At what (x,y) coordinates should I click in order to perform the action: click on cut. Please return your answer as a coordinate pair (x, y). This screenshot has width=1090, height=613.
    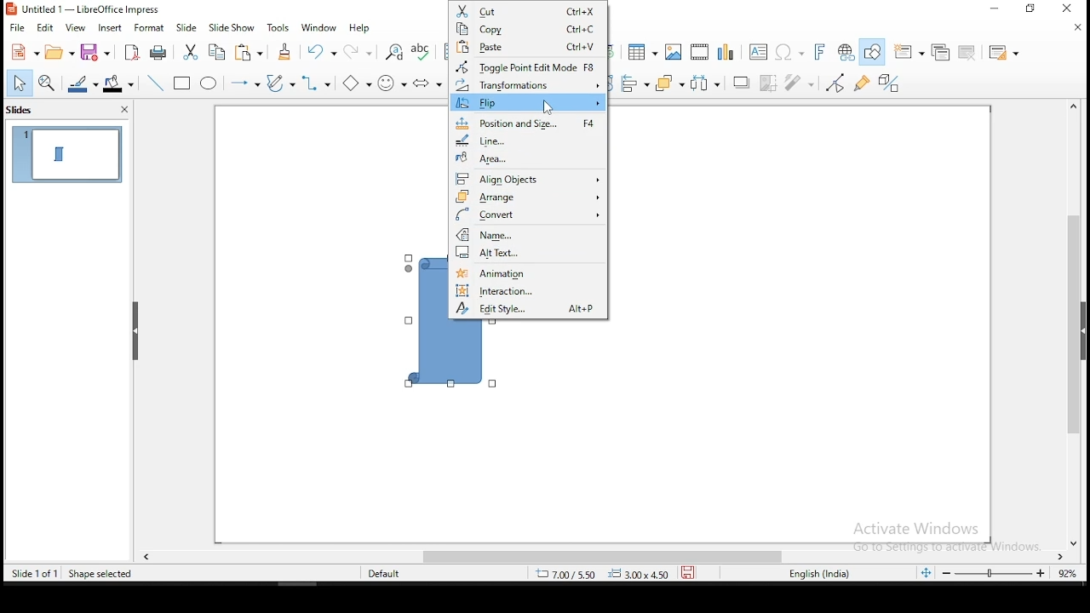
    Looking at the image, I should click on (191, 51).